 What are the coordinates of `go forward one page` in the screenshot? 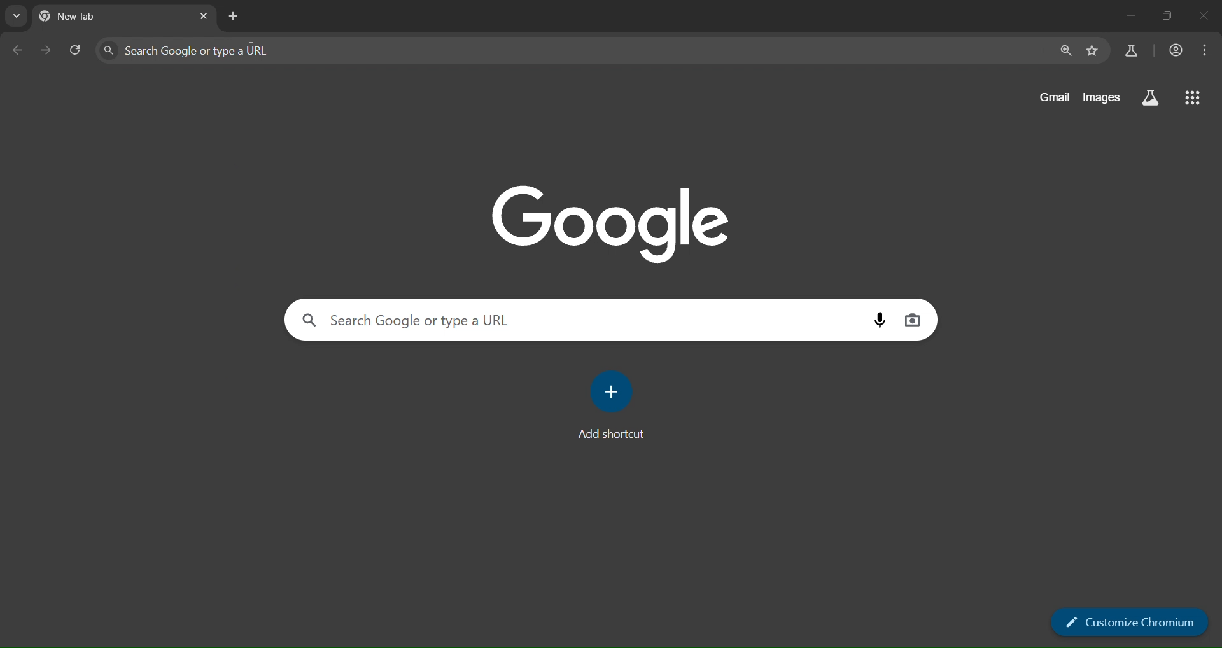 It's located at (43, 49).